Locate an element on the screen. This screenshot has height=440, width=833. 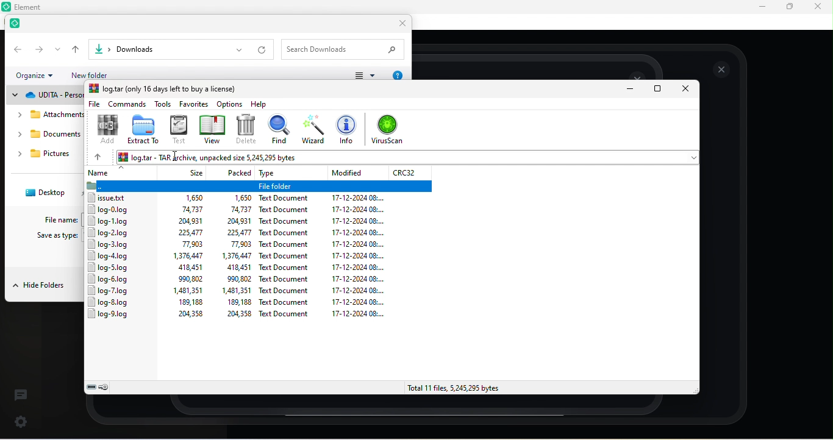
password is located at coordinates (109, 386).